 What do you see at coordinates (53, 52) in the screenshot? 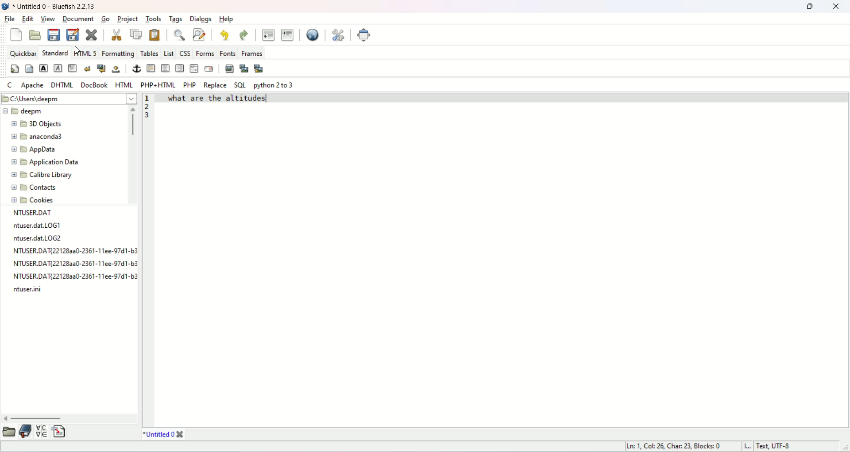
I see `standard` at bounding box center [53, 52].